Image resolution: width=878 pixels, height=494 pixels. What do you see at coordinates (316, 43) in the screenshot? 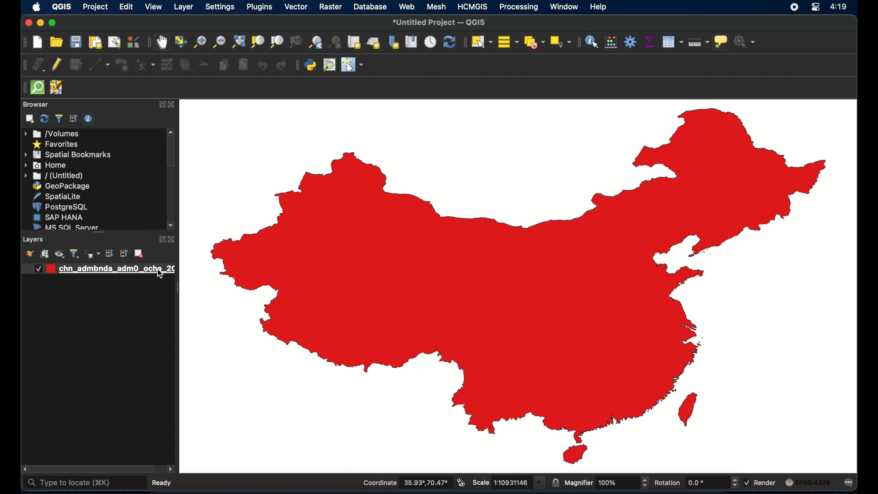
I see `zoom last` at bounding box center [316, 43].